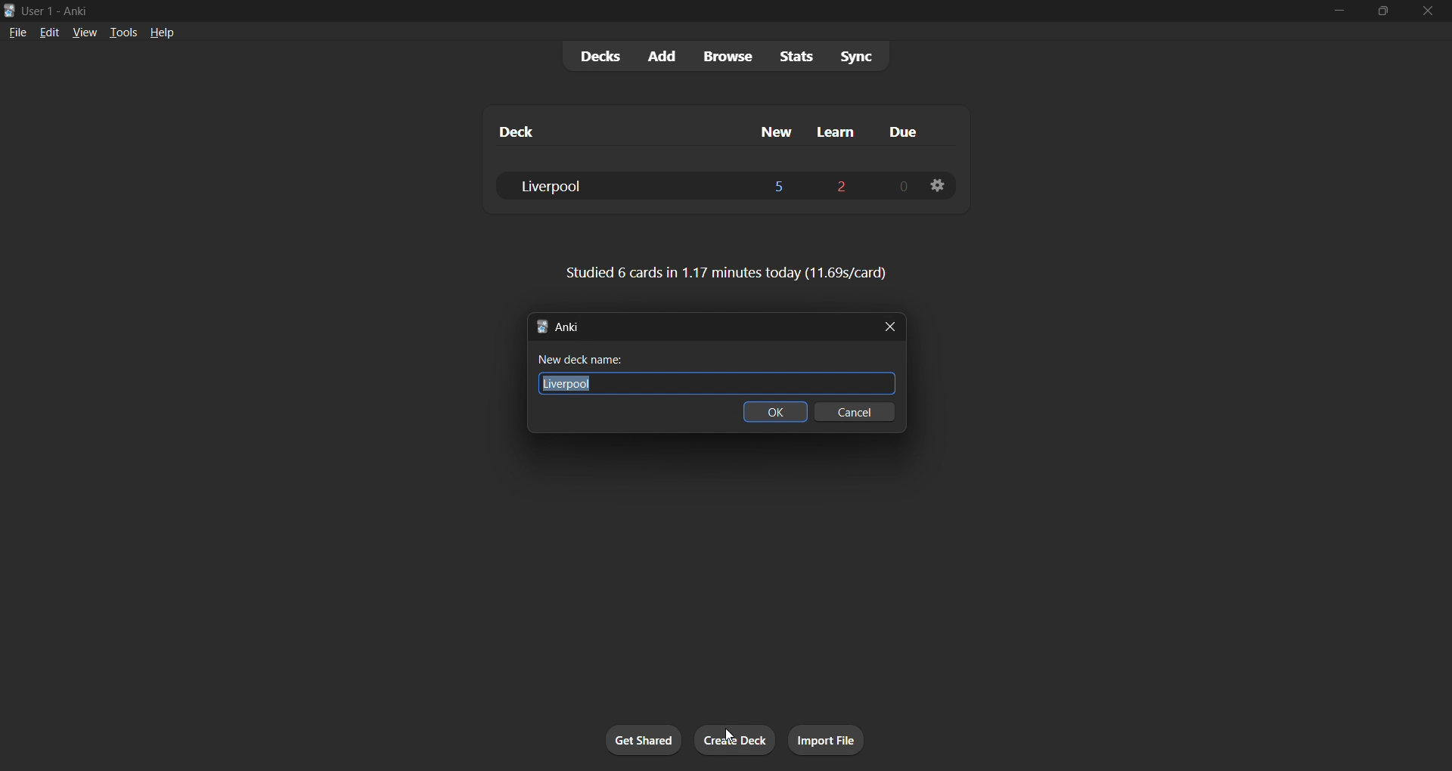  I want to click on deck name column, so click(597, 134).